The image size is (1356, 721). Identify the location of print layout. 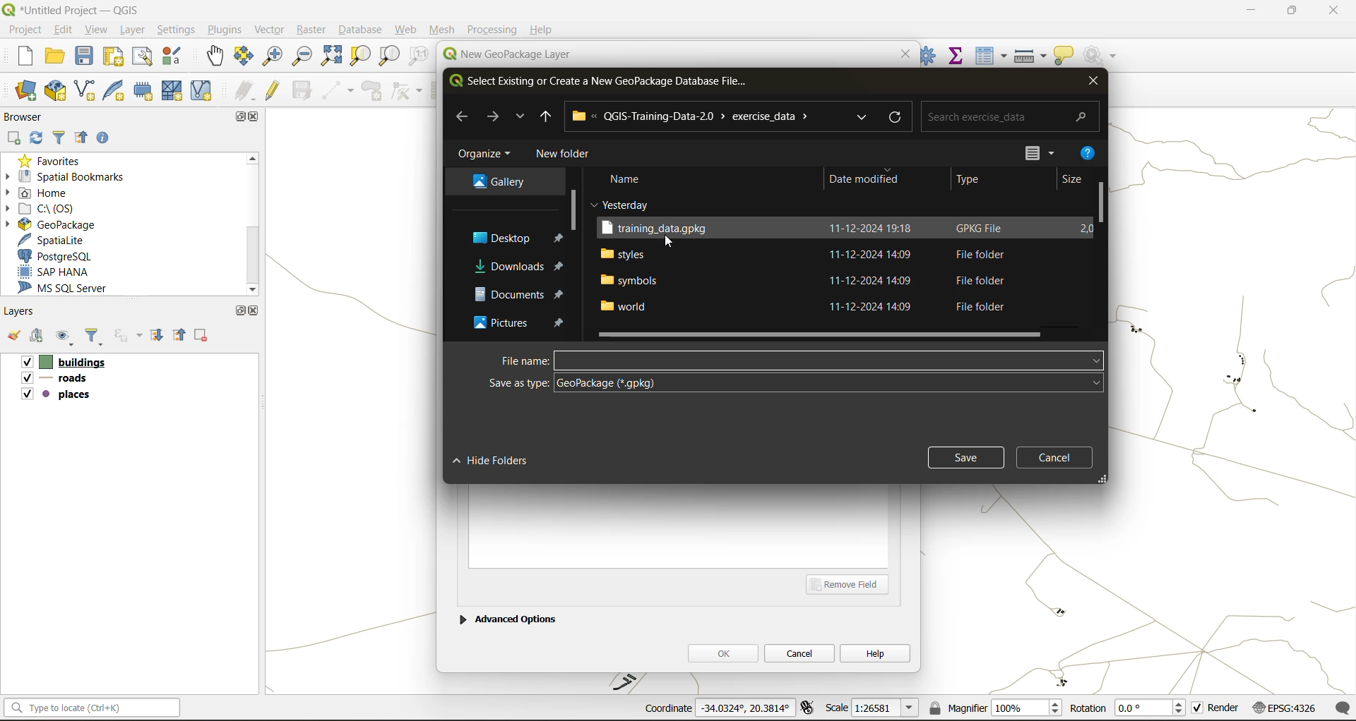
(114, 58).